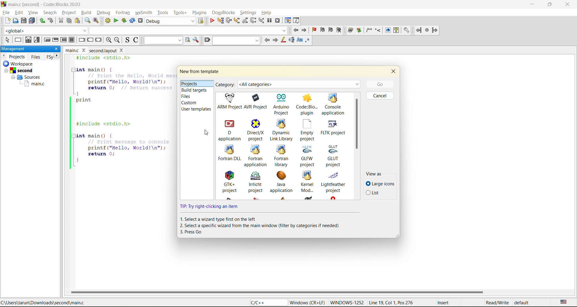 Image resolution: width=577 pixels, height=307 pixels. What do you see at coordinates (356, 124) in the screenshot?
I see `vertical scroll bar` at bounding box center [356, 124].